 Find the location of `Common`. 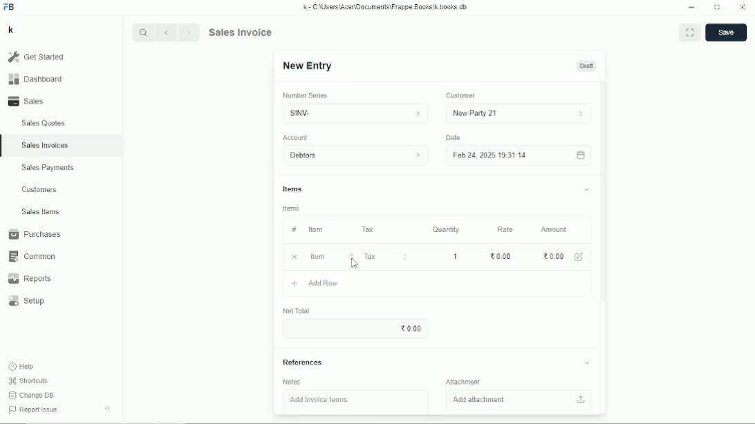

Common is located at coordinates (30, 256).